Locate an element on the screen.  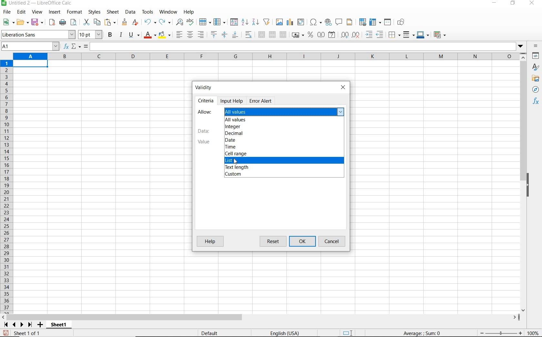
ok is located at coordinates (304, 241).